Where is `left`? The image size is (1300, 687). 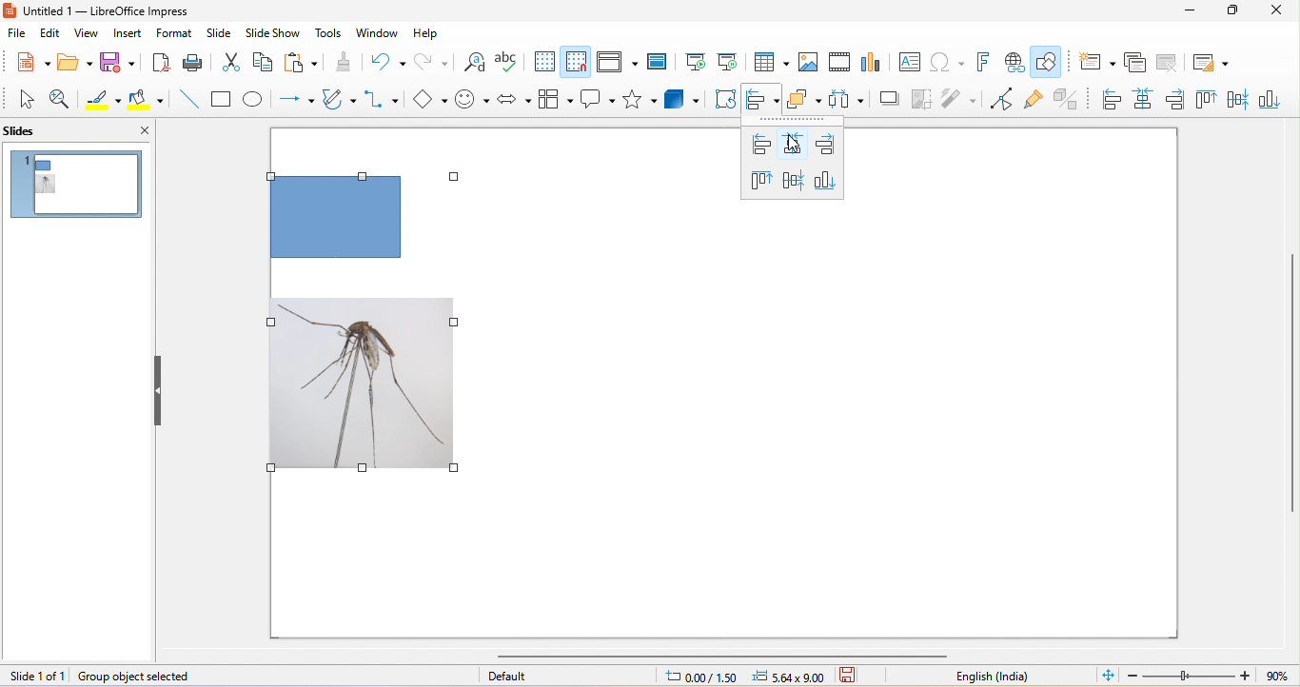 left is located at coordinates (1111, 101).